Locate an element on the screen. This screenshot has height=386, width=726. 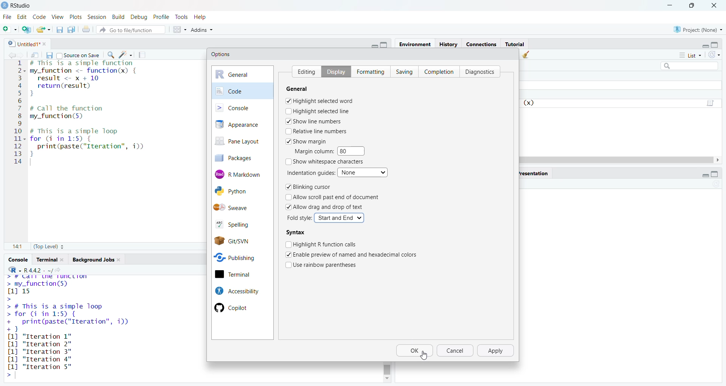
presentation is located at coordinates (535, 173).